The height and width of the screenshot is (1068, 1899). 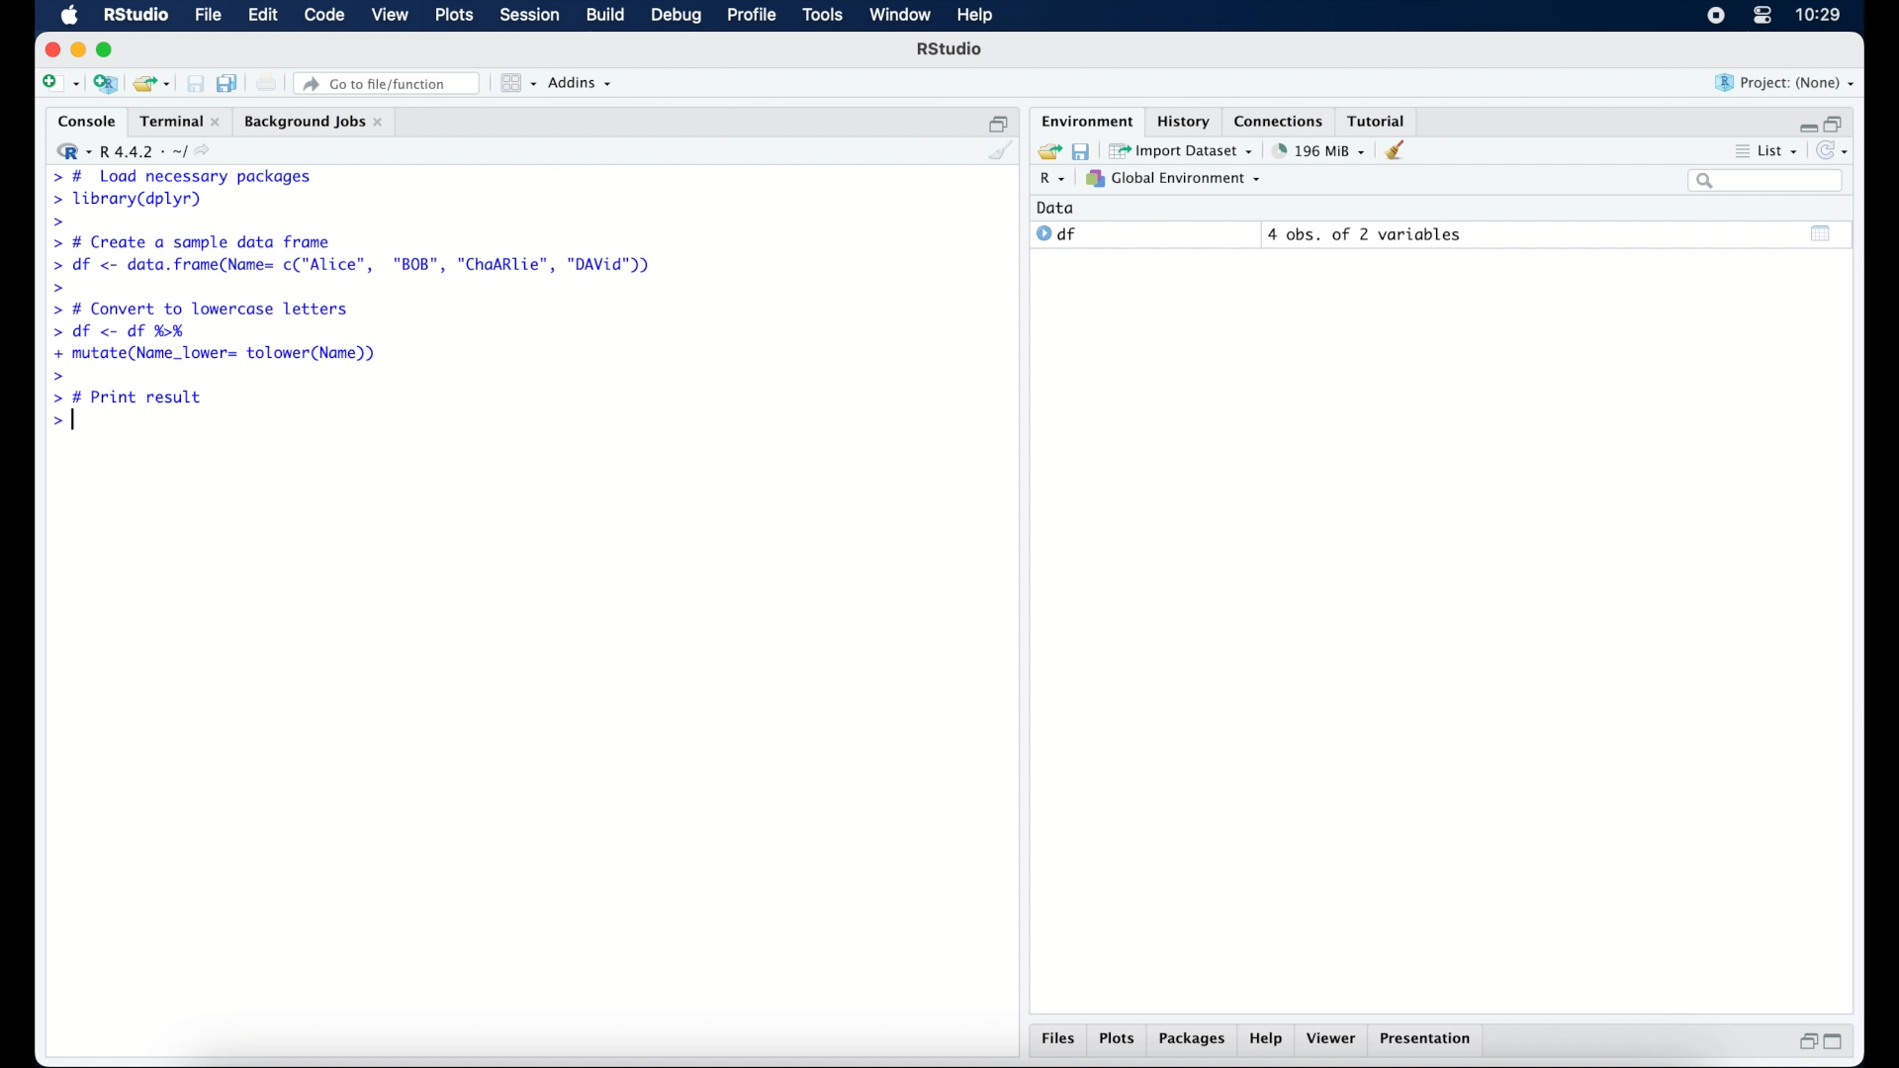 What do you see at coordinates (267, 83) in the screenshot?
I see `print` at bounding box center [267, 83].